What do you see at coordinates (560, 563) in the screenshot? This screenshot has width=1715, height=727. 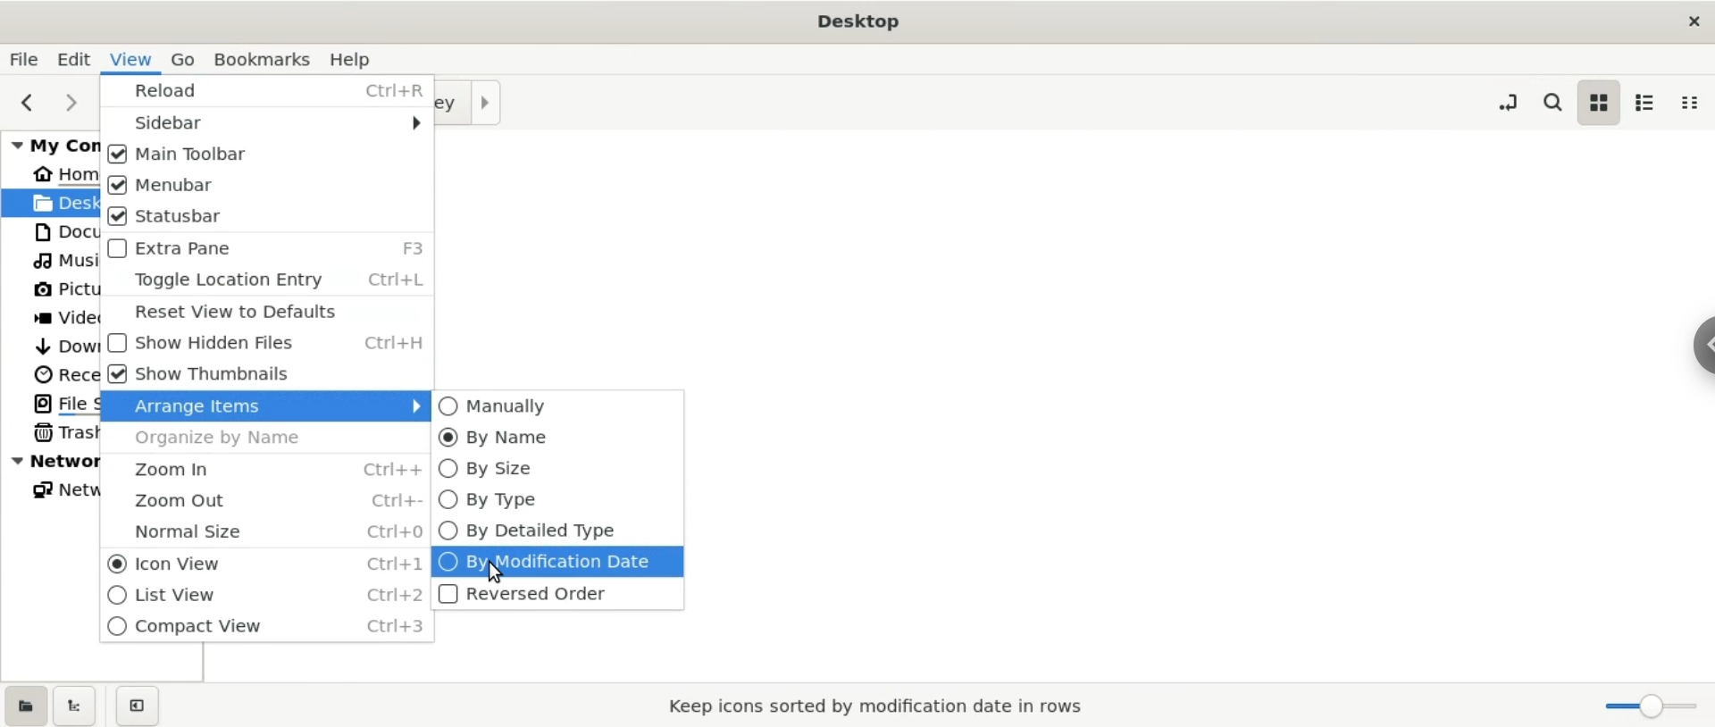 I see `by modification date` at bounding box center [560, 563].